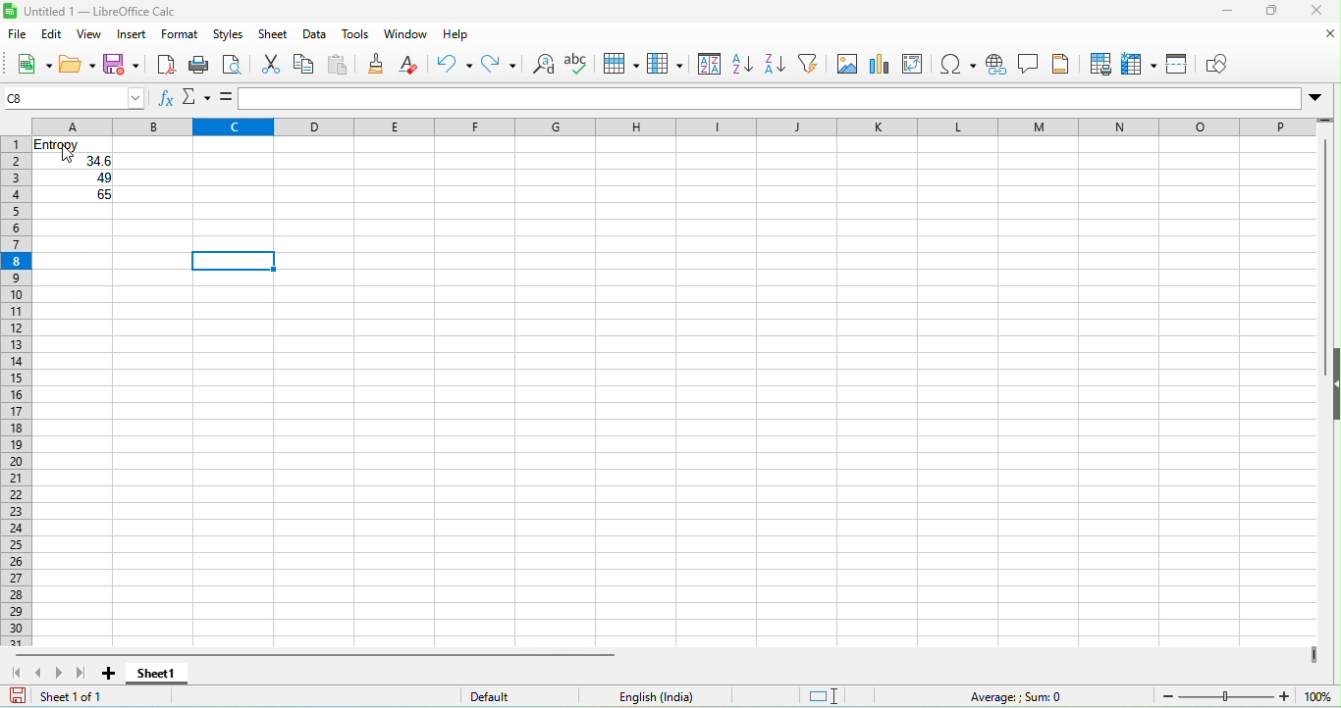 This screenshot has height=708, width=1341. Describe the element at coordinates (72, 97) in the screenshot. I see `name box (c8)` at that location.